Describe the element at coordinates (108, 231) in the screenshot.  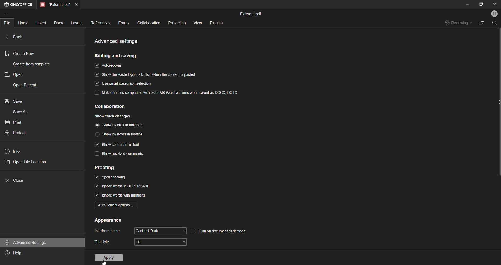
I see `interface theme` at that location.